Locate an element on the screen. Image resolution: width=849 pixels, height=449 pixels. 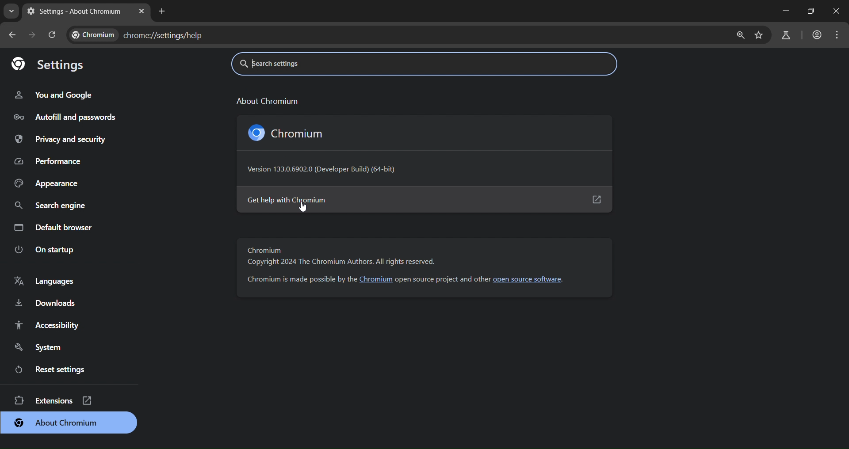
cursor is located at coordinates (305, 206).